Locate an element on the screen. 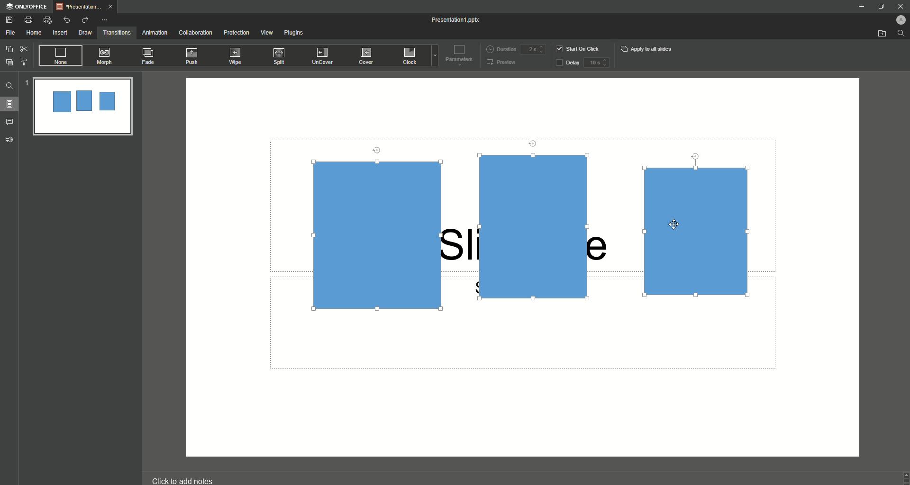  Start on click is located at coordinates (579, 48).